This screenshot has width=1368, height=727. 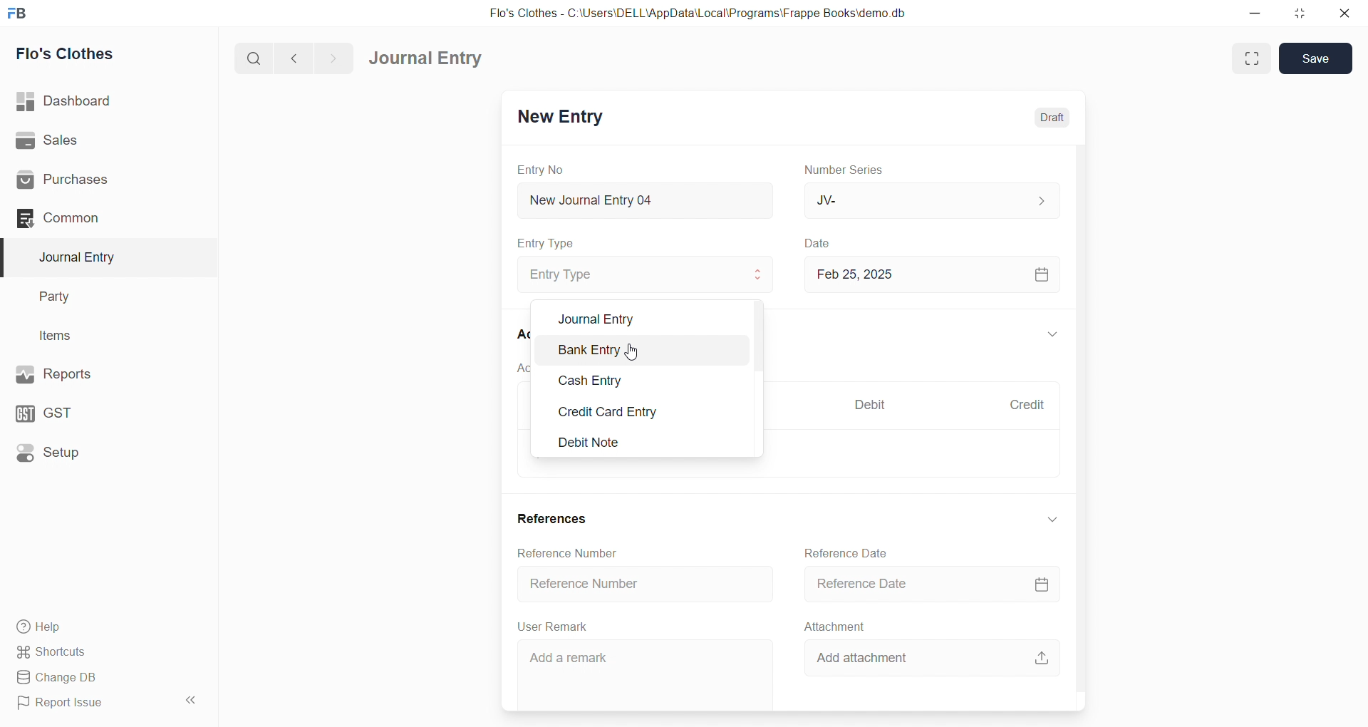 I want to click on Common, so click(x=95, y=217).